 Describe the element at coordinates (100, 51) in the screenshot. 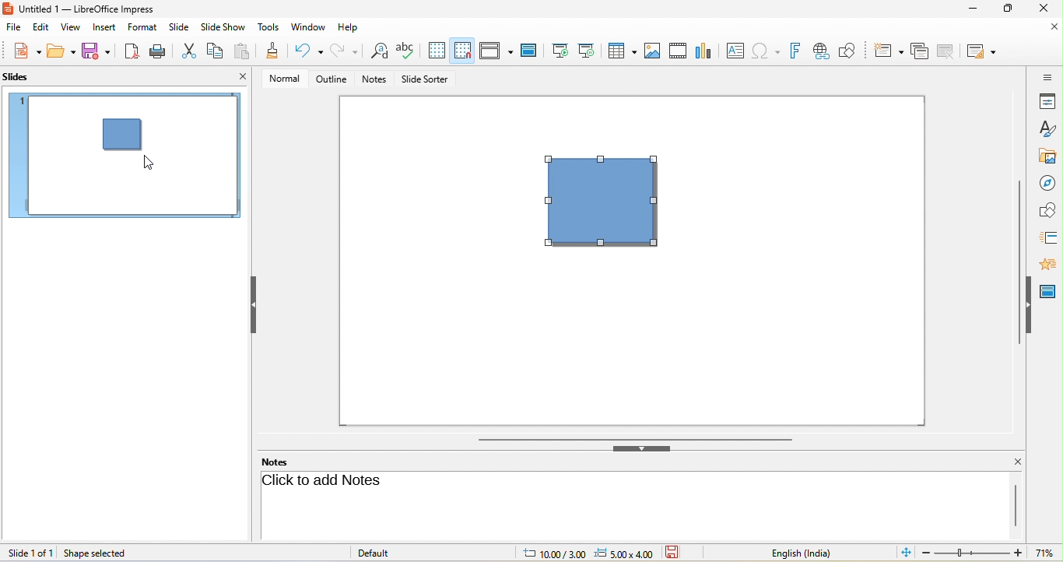

I see `save` at that location.